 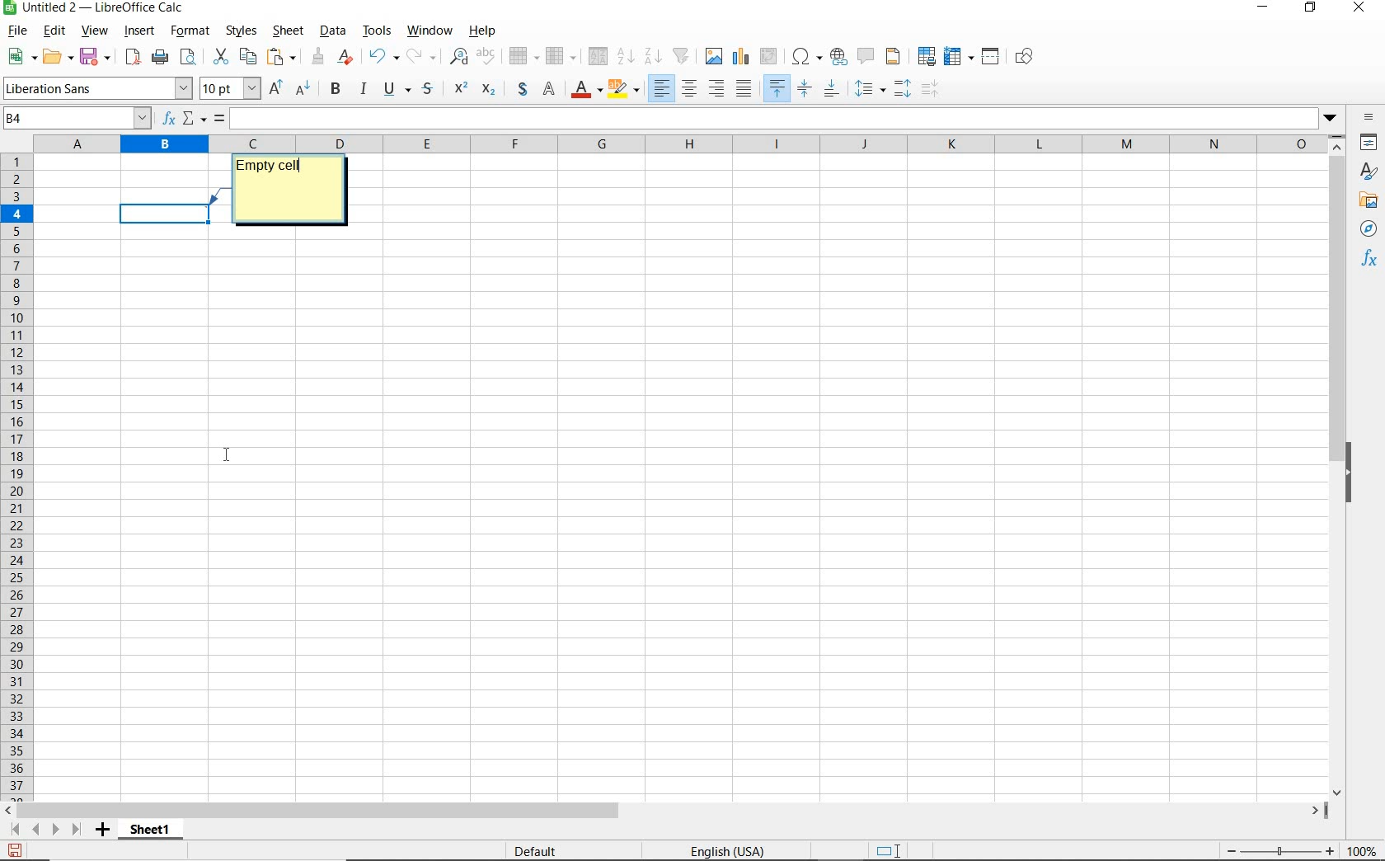 I want to click on insert chart, so click(x=740, y=58).